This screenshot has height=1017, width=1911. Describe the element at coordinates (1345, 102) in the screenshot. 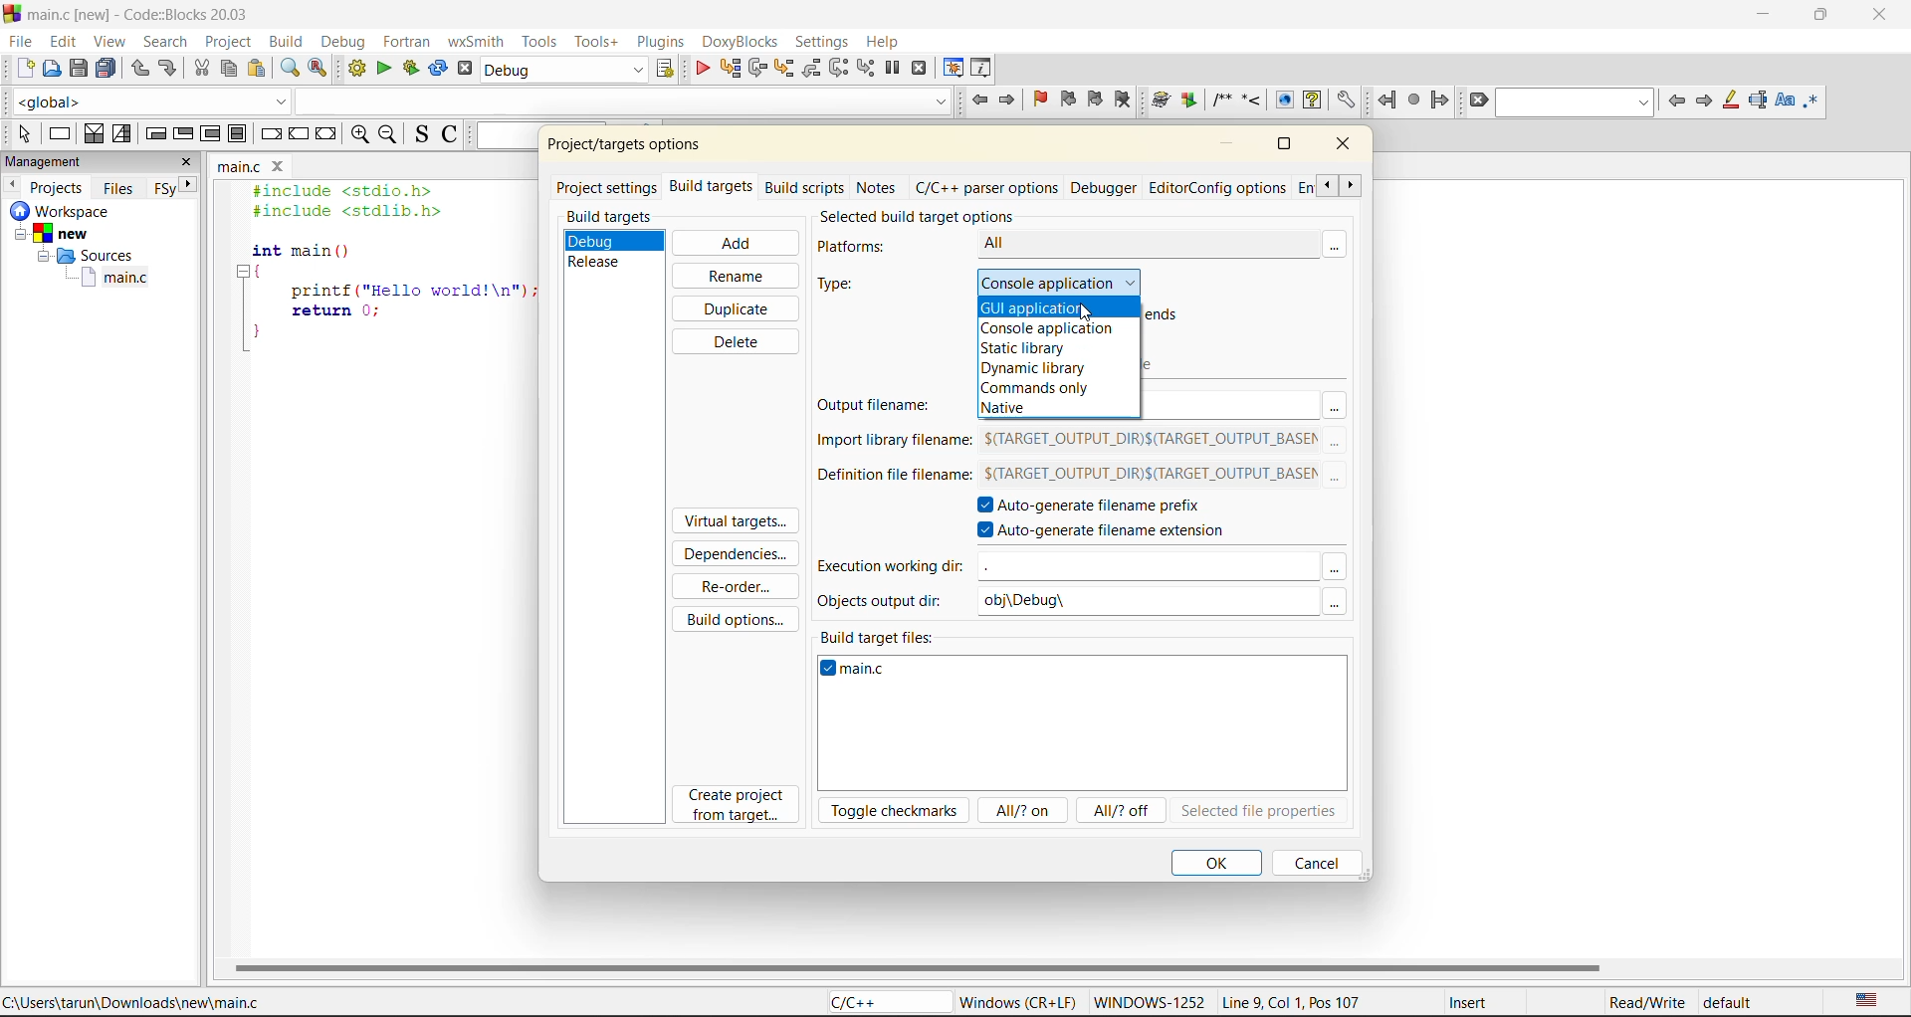

I see `Open DoxyBlocks' preferences` at that location.